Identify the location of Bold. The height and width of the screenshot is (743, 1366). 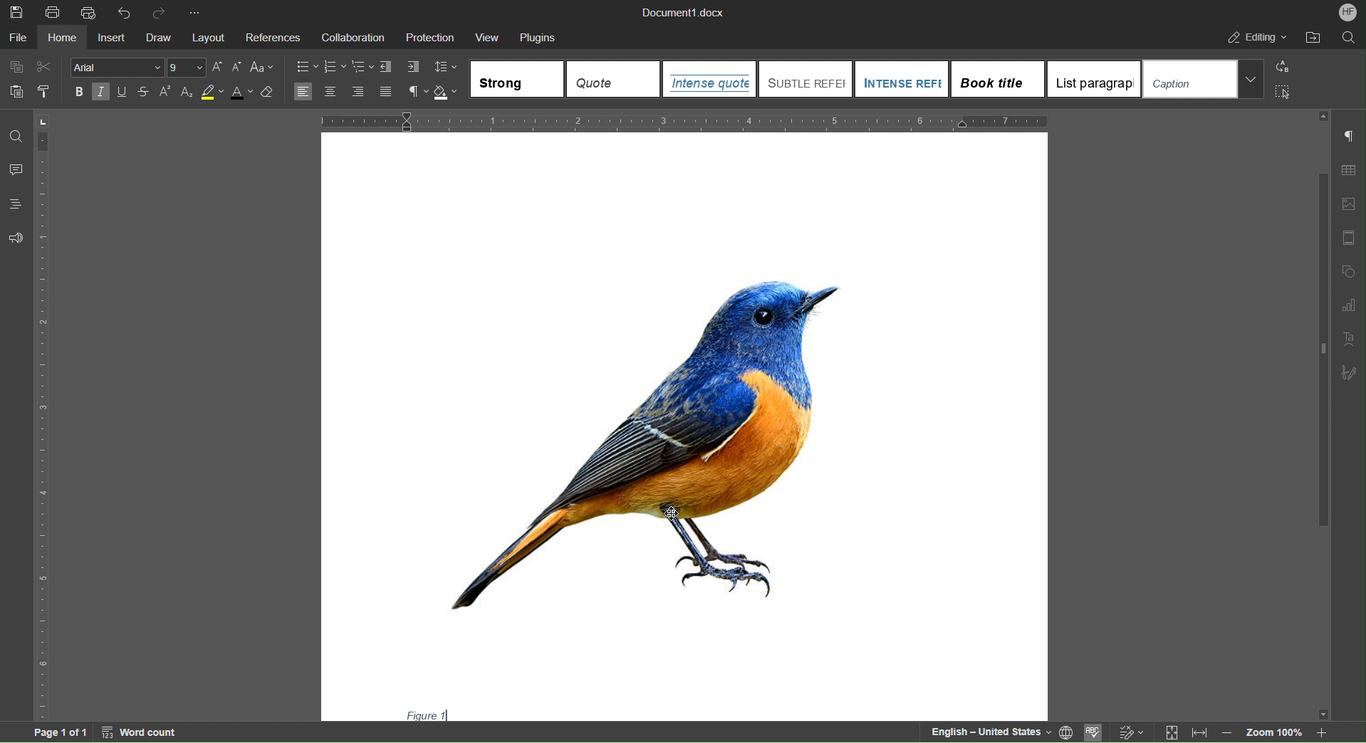
(80, 92).